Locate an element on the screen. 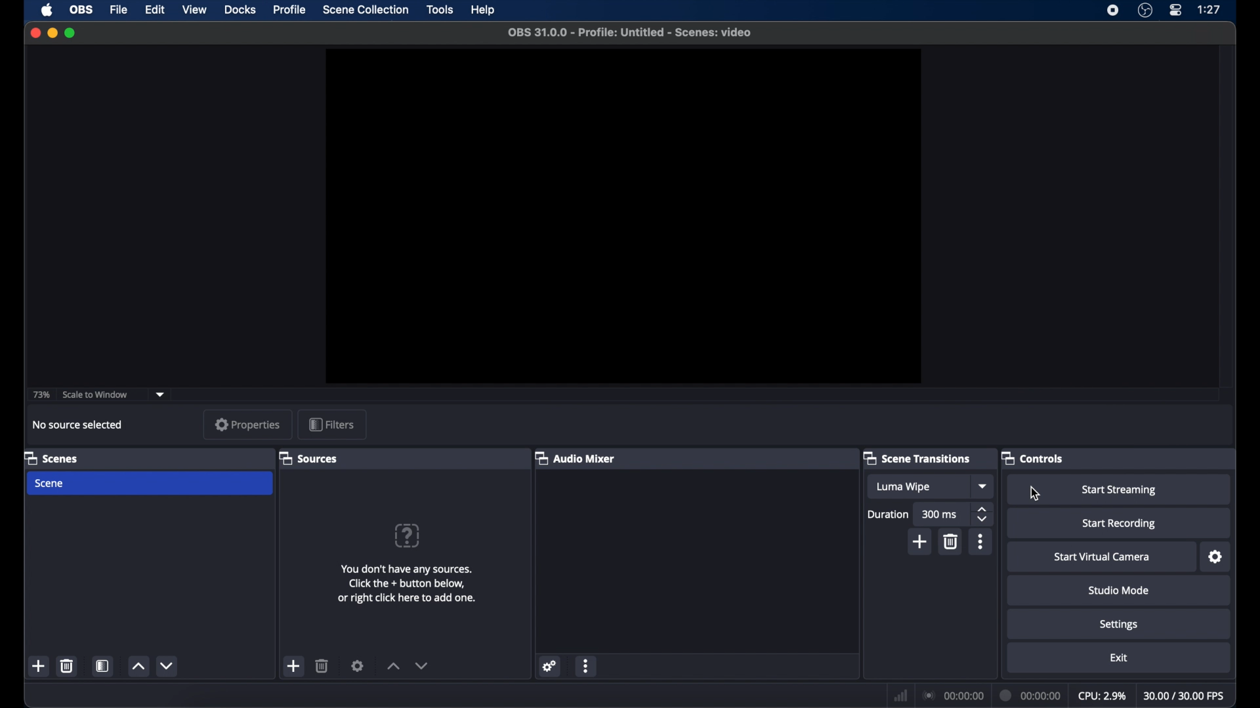  settings is located at coordinates (1120, 625).